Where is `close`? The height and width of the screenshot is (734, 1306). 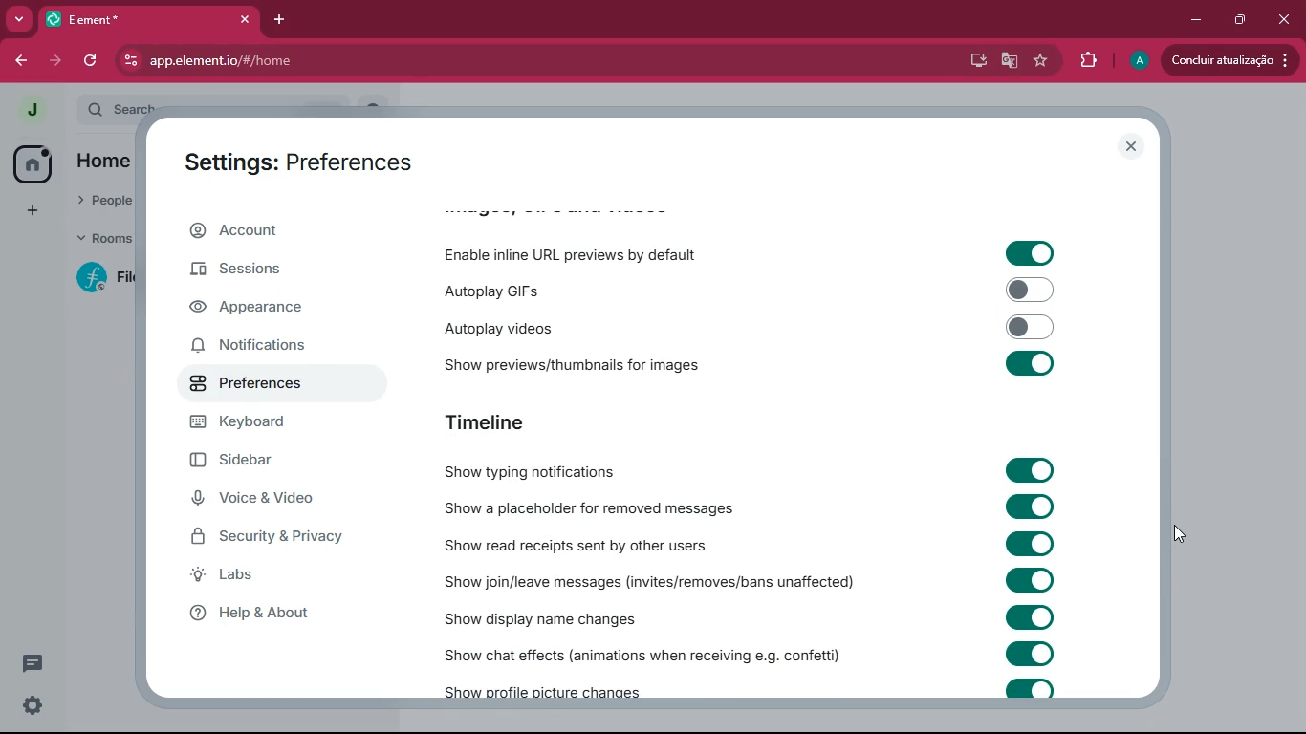
close is located at coordinates (1132, 146).